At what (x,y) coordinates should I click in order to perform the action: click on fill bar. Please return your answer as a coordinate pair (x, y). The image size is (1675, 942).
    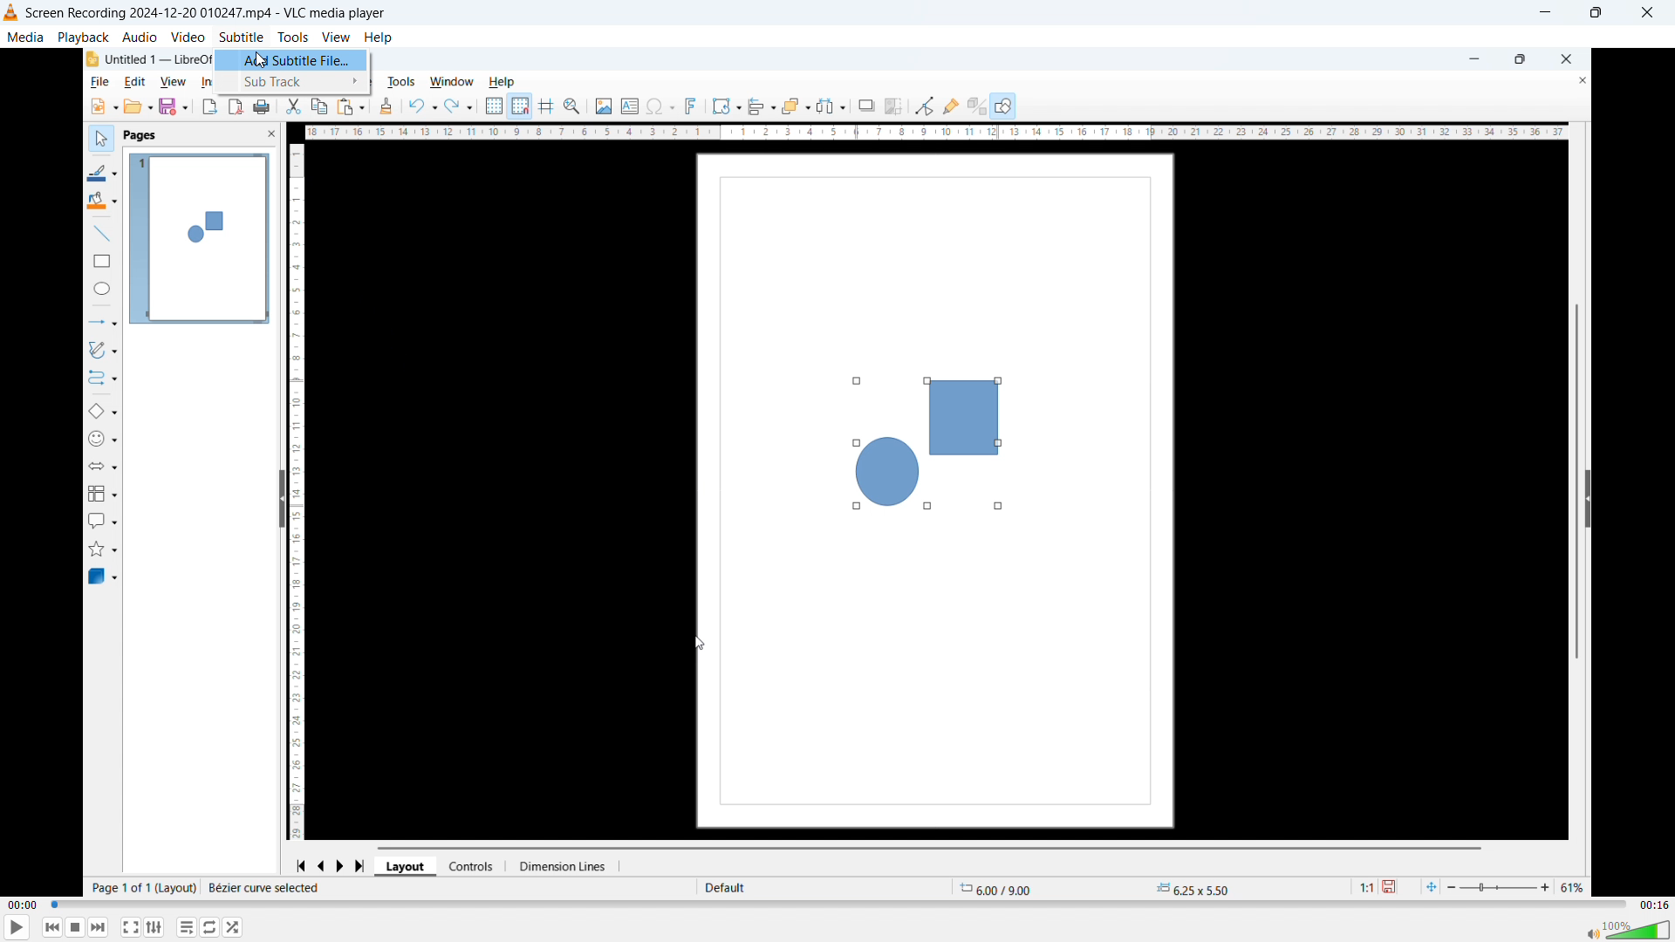
    Looking at the image, I should click on (101, 202).